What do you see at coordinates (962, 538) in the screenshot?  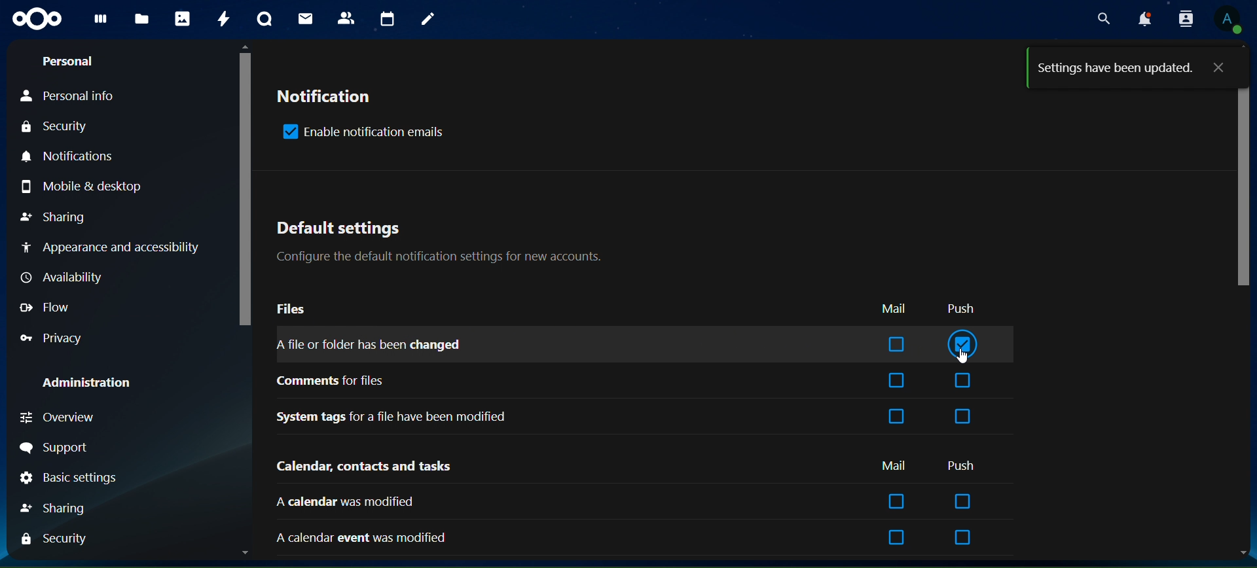 I see `box` at bounding box center [962, 538].